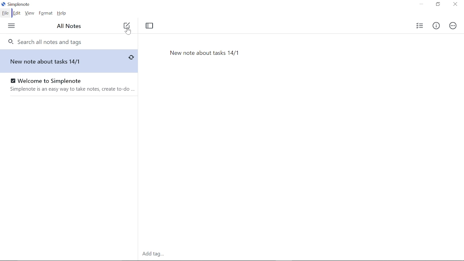  Describe the element at coordinates (127, 26) in the screenshot. I see `New note` at that location.